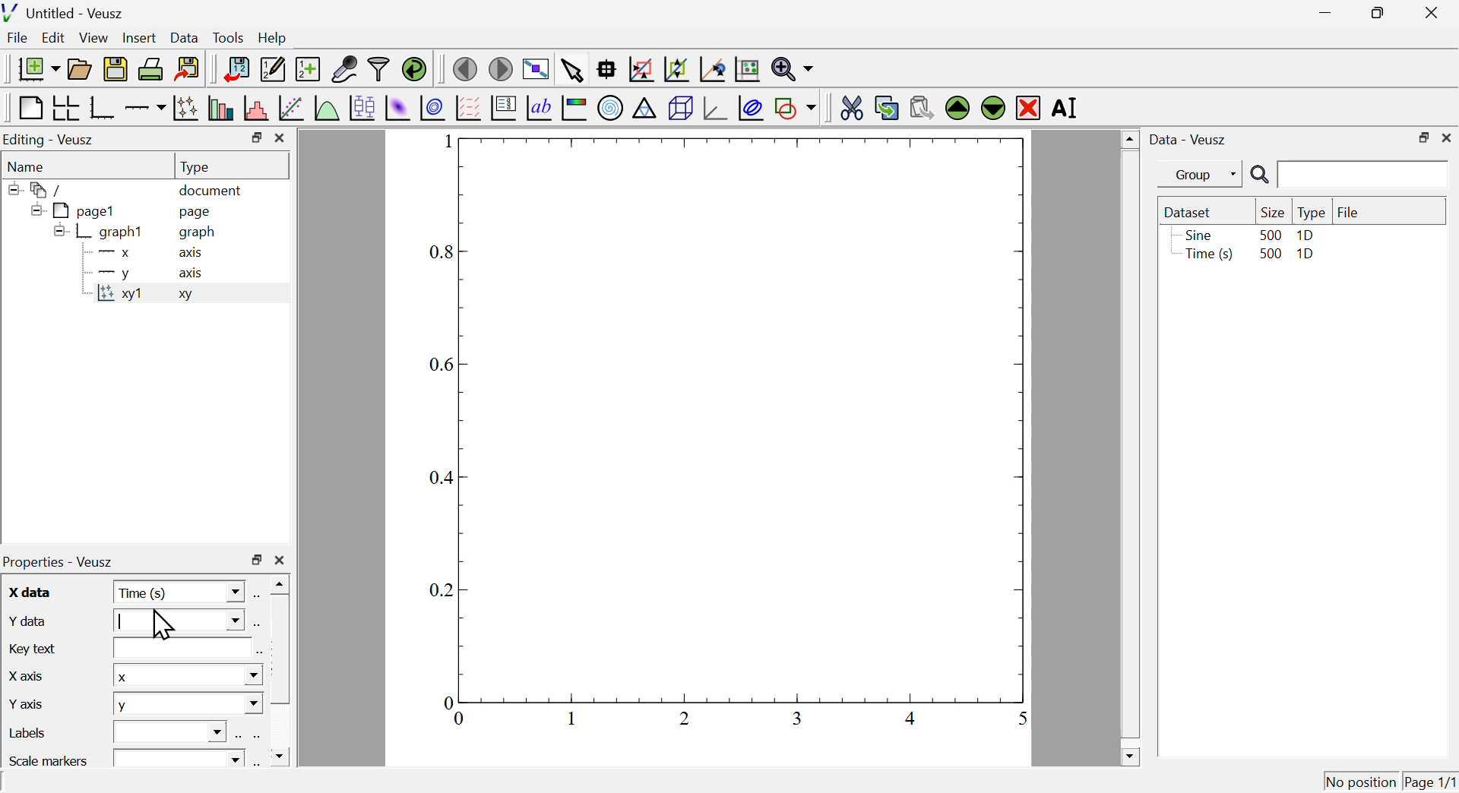 The width and height of the screenshot is (1459, 793). Describe the element at coordinates (185, 36) in the screenshot. I see `Data` at that location.